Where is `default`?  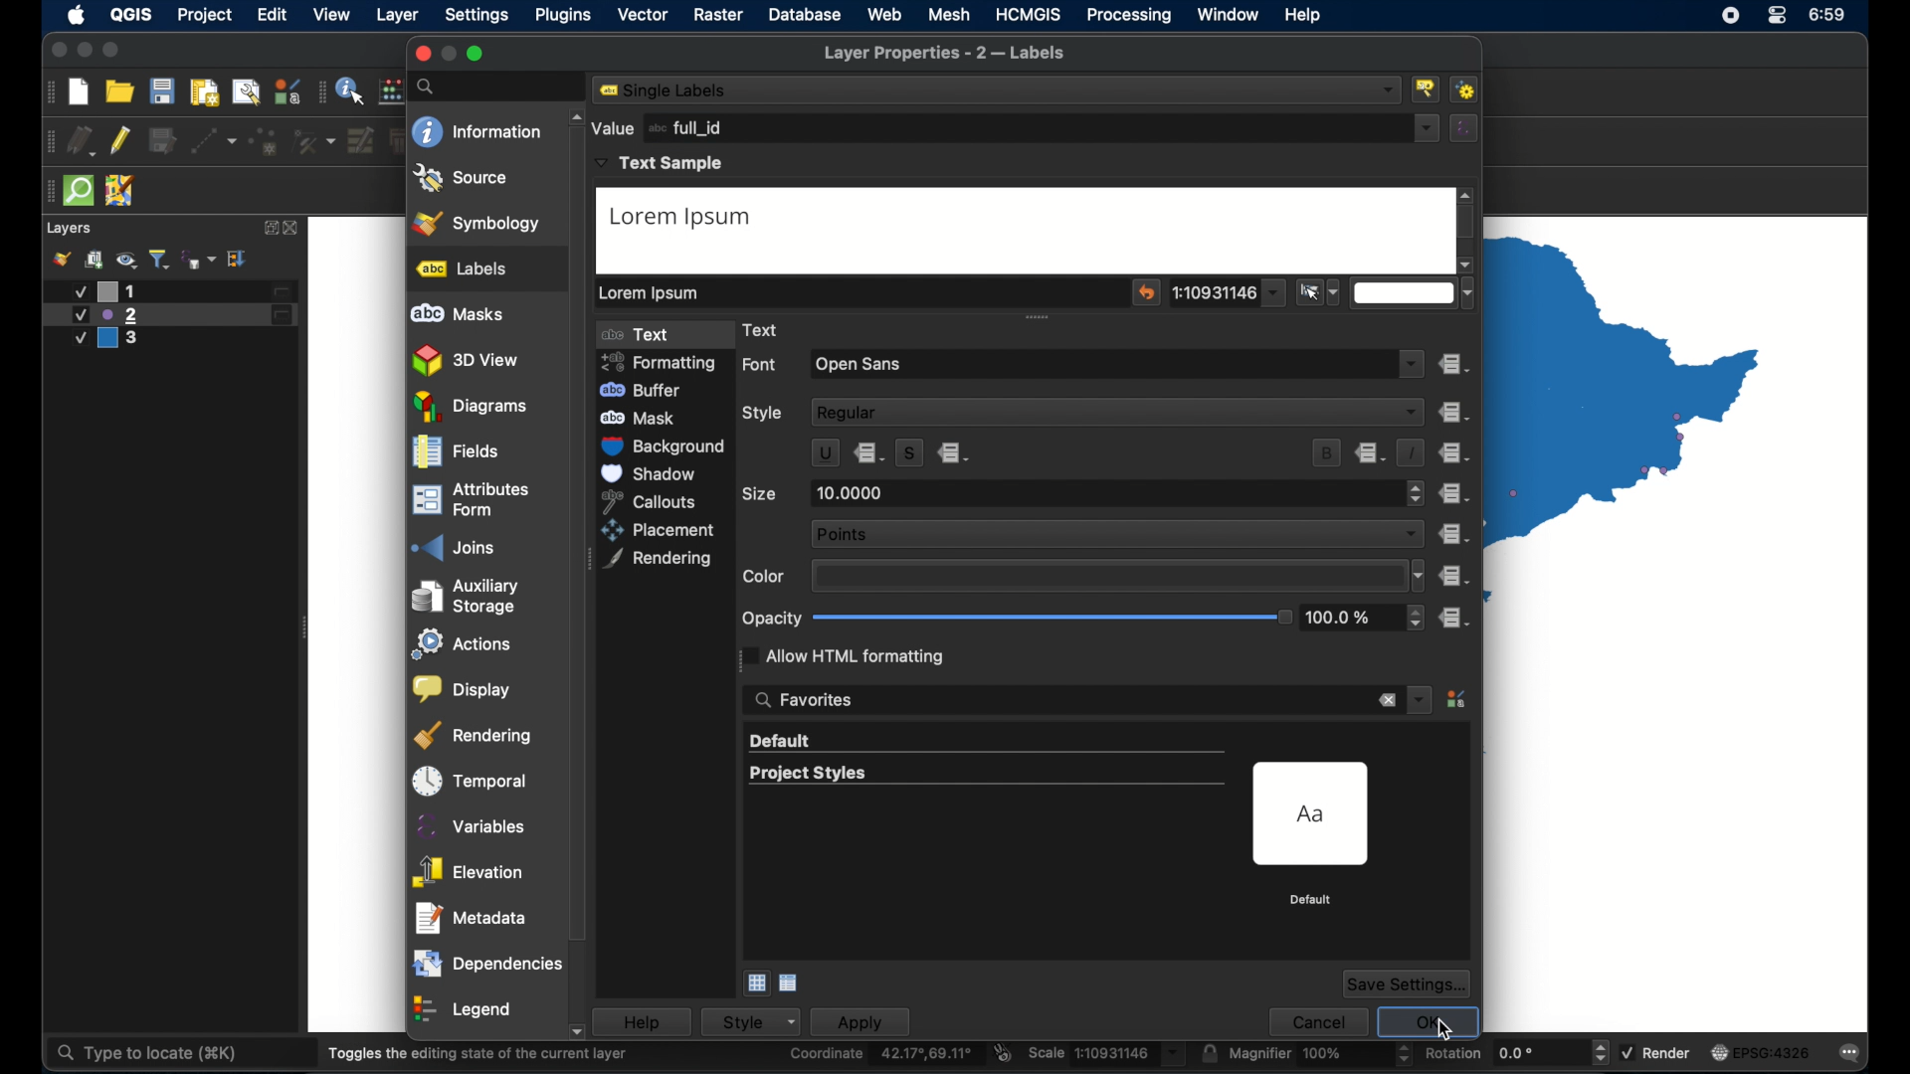
default is located at coordinates (782, 742).